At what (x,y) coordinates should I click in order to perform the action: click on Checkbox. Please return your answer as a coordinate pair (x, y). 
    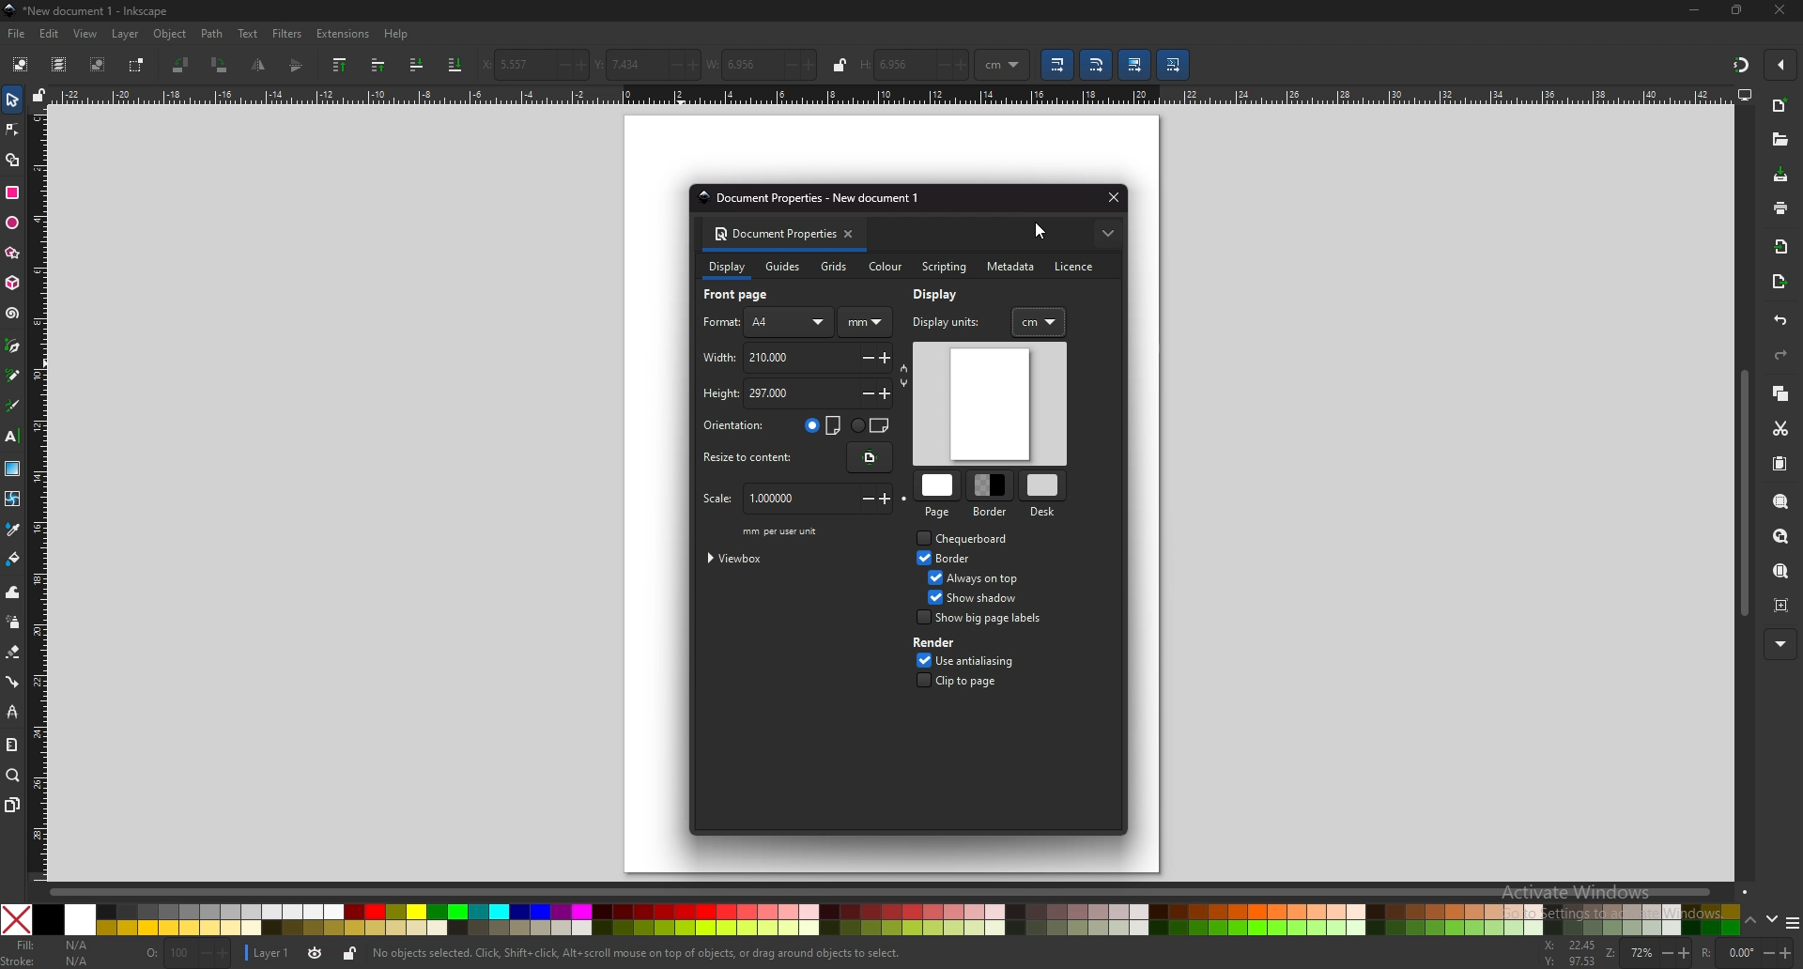
    Looking at the image, I should click on (918, 537).